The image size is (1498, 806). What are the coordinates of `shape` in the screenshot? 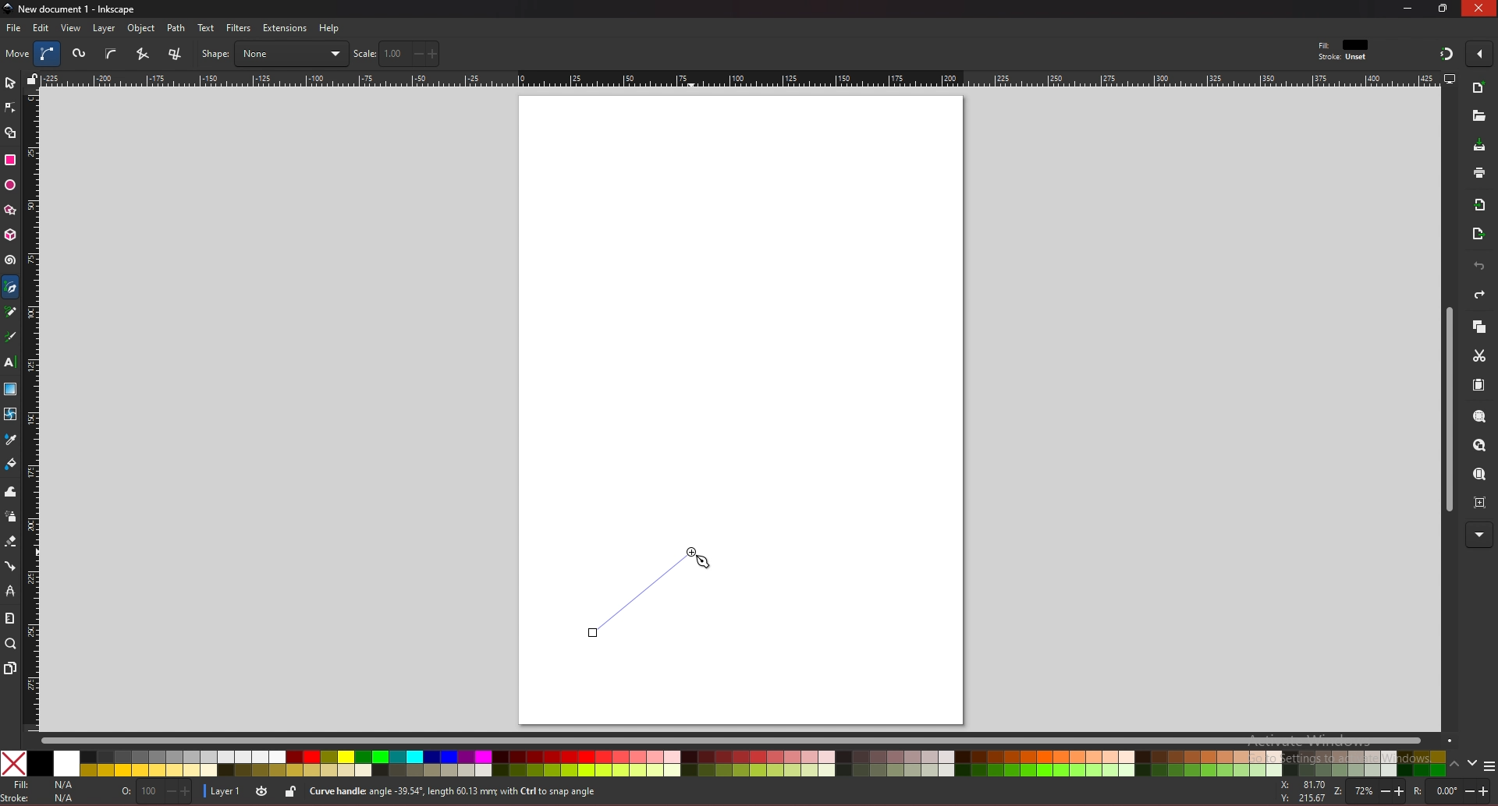 It's located at (274, 54).